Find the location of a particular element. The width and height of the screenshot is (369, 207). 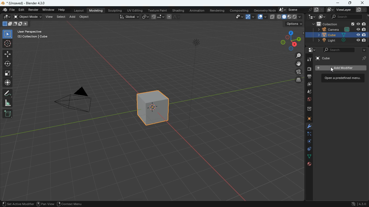

cube is located at coordinates (154, 107).